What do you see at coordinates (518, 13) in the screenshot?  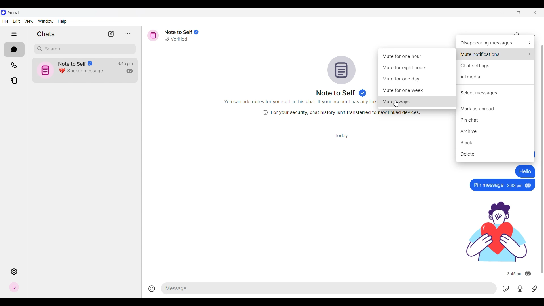 I see `Show interface in smaller tab` at bounding box center [518, 13].